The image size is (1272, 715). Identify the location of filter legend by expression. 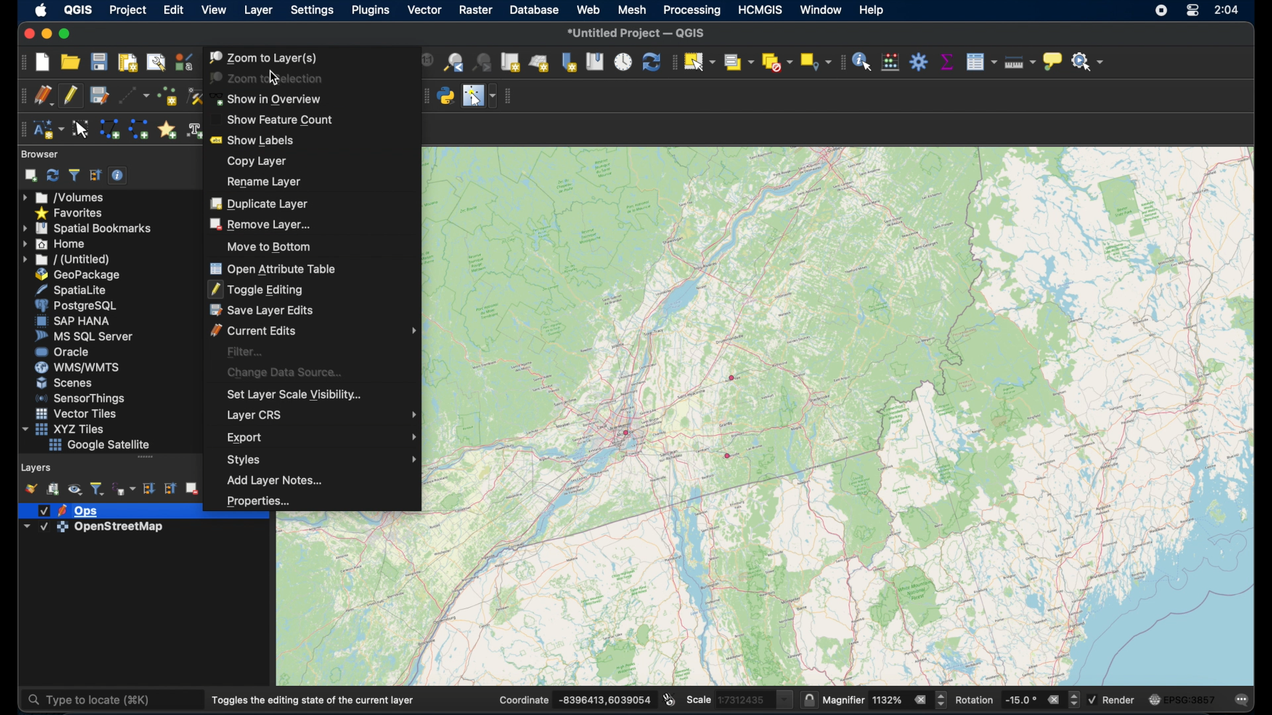
(124, 489).